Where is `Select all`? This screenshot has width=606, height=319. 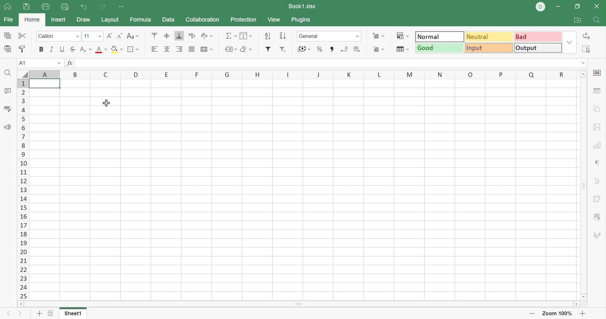
Select all is located at coordinates (587, 49).